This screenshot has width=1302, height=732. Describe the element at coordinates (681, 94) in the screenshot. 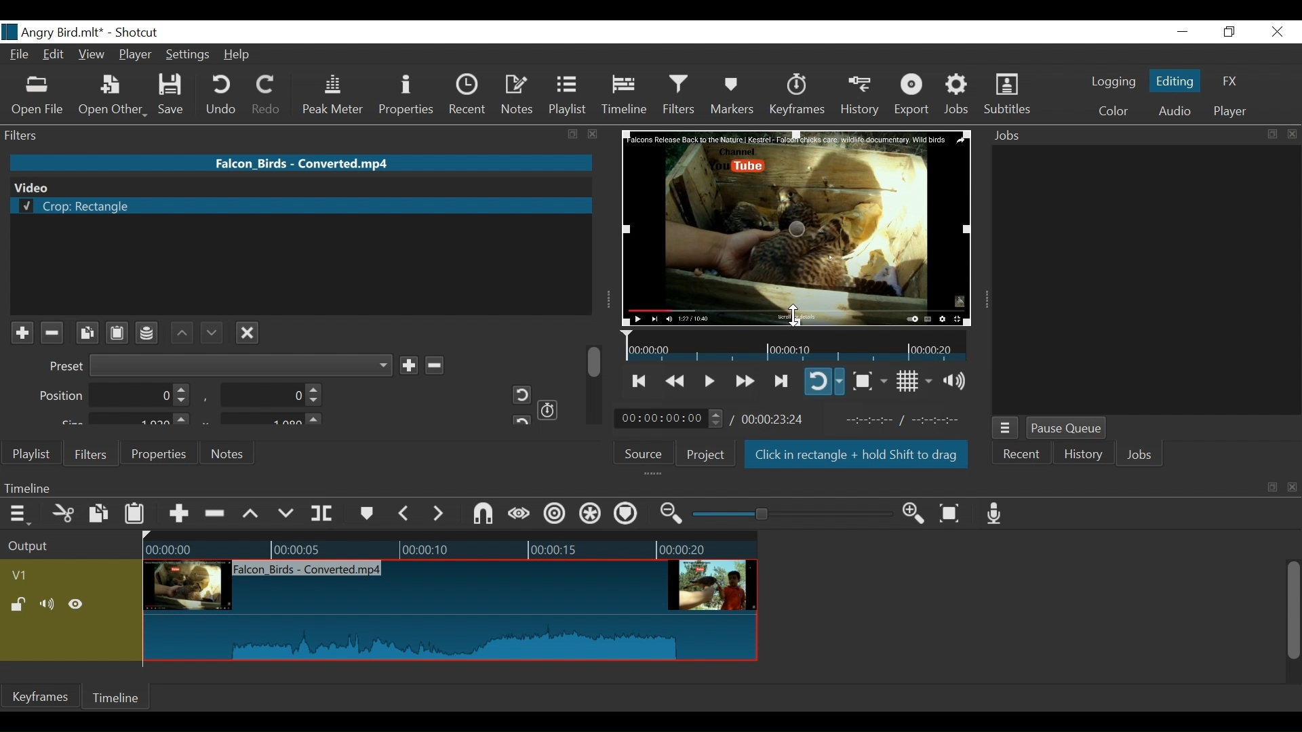

I see `Filters` at that location.